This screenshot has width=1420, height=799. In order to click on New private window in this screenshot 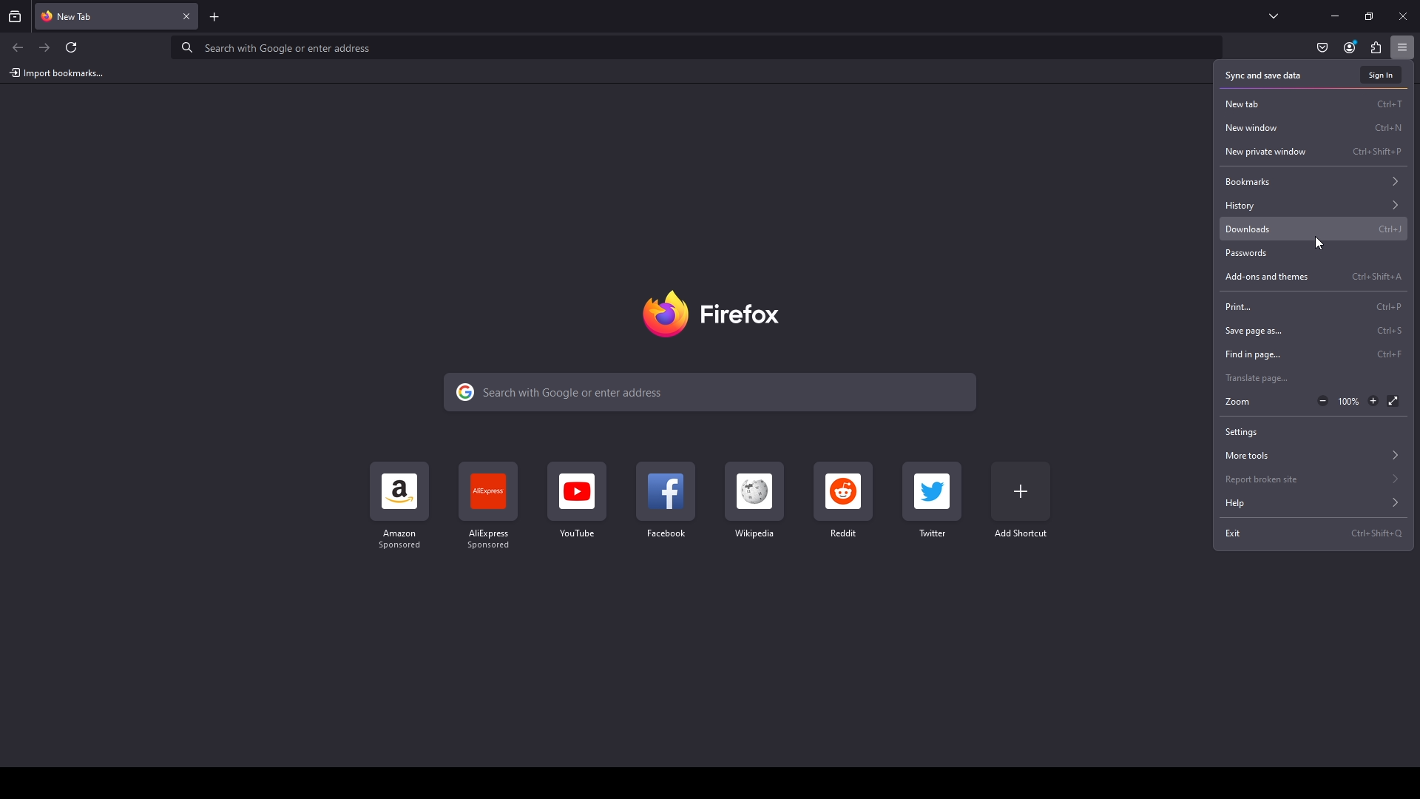, I will do `click(1314, 152)`.